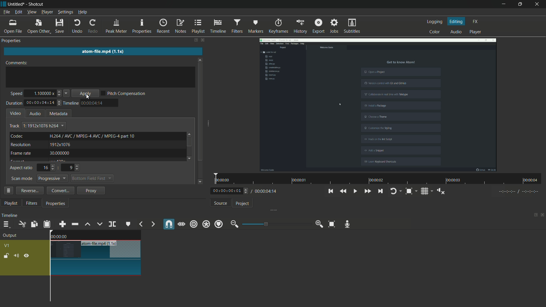  I want to click on ripple all tracks, so click(206, 224).